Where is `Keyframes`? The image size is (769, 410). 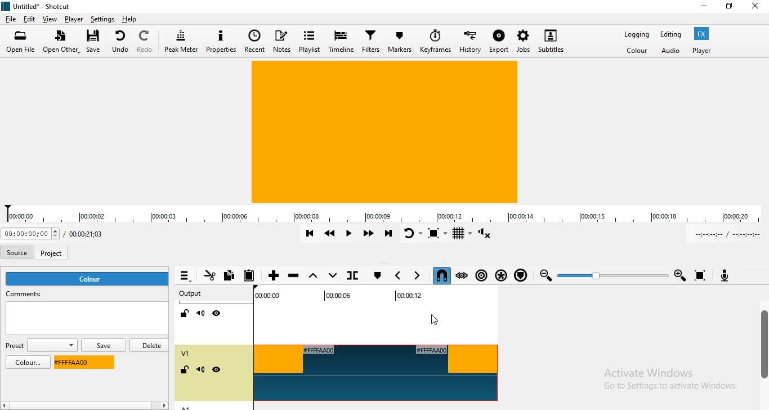 Keyframes is located at coordinates (436, 44).